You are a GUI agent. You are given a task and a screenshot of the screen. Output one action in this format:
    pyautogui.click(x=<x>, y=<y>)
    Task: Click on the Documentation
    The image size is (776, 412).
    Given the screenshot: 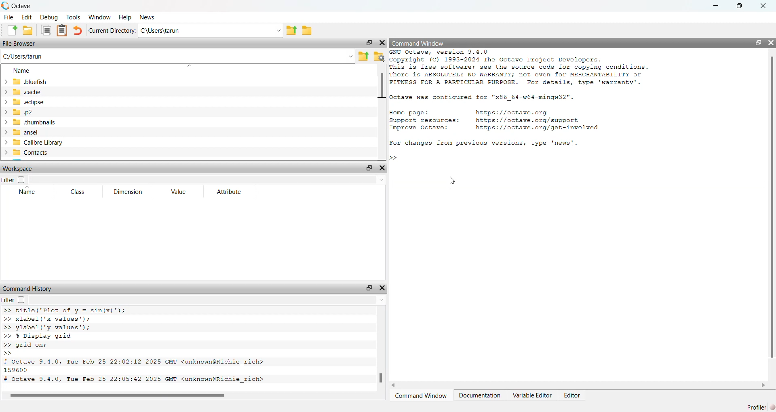 What is the action you would take?
    pyautogui.click(x=480, y=395)
    